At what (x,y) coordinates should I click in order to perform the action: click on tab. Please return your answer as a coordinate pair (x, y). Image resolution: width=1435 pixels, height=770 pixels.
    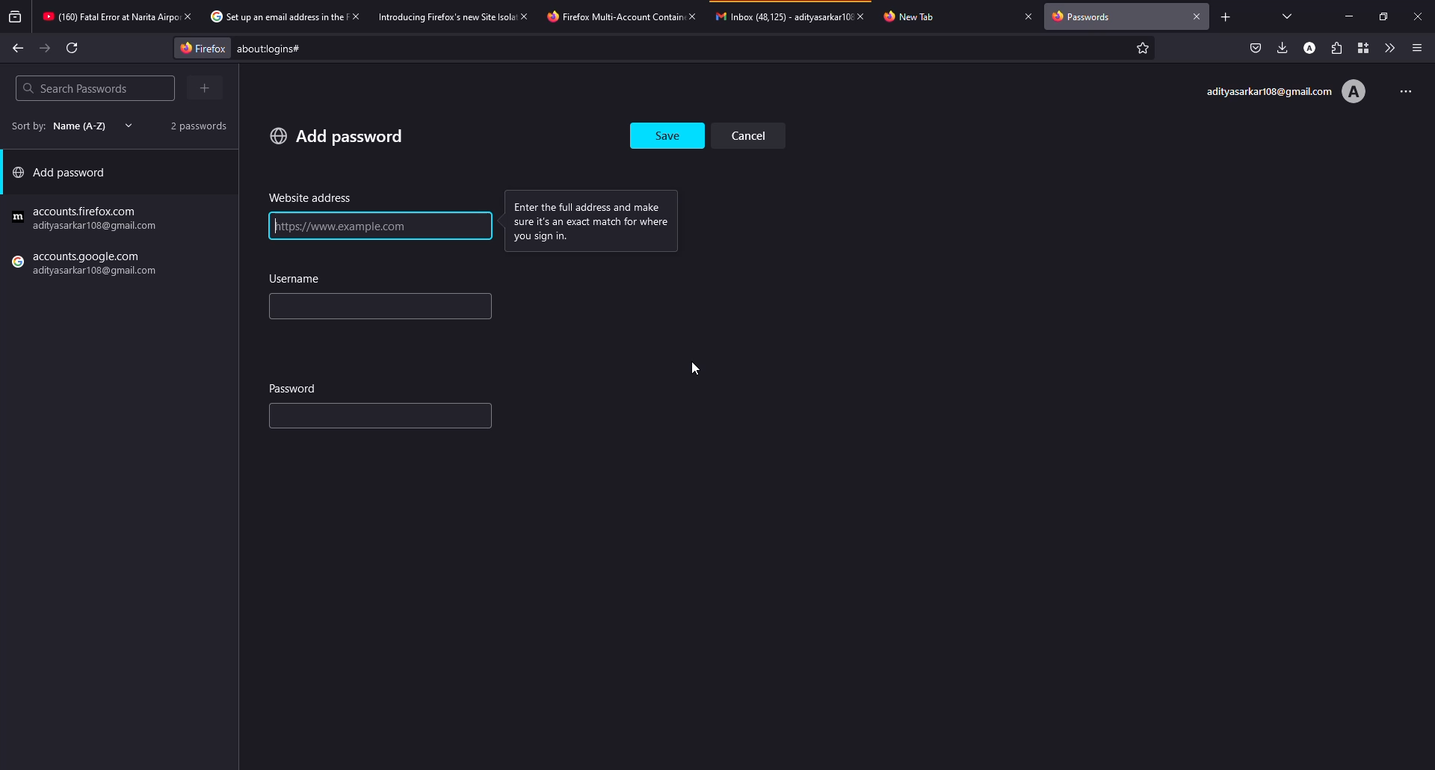
    Looking at the image, I should click on (782, 16).